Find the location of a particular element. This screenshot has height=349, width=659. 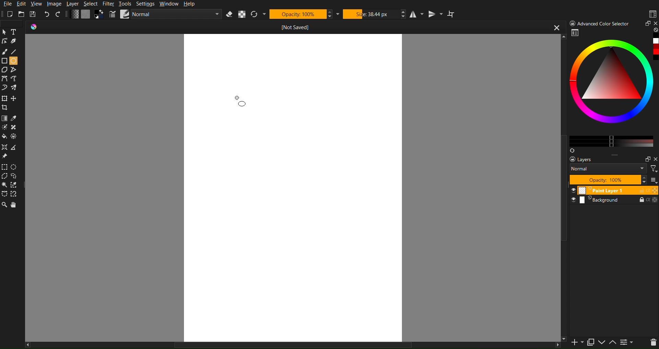

Line is located at coordinates (17, 52).